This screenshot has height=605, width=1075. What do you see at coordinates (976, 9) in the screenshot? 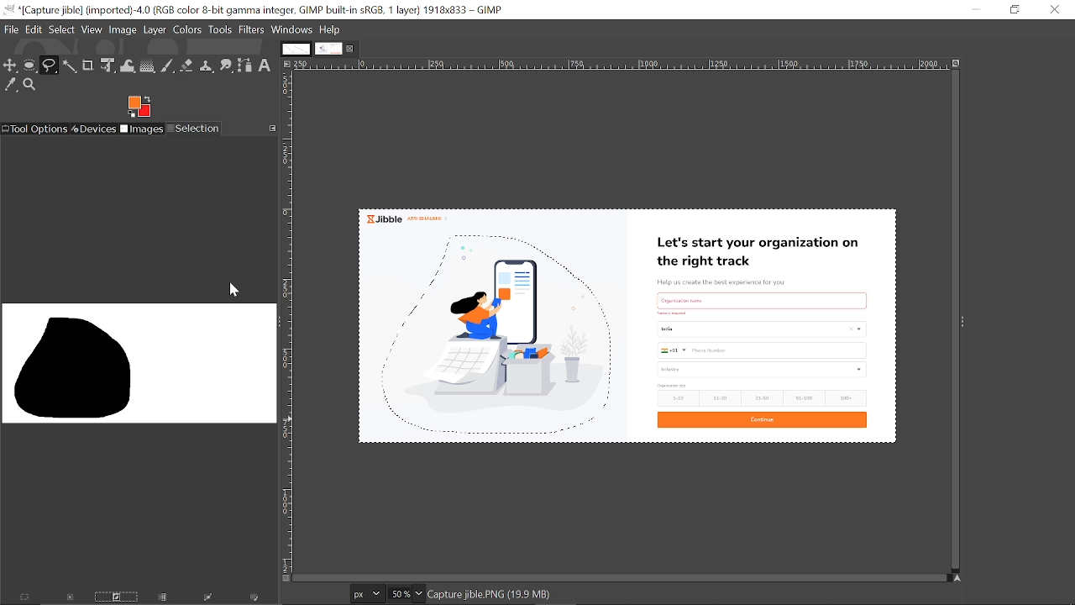
I see `Minimize` at bounding box center [976, 9].